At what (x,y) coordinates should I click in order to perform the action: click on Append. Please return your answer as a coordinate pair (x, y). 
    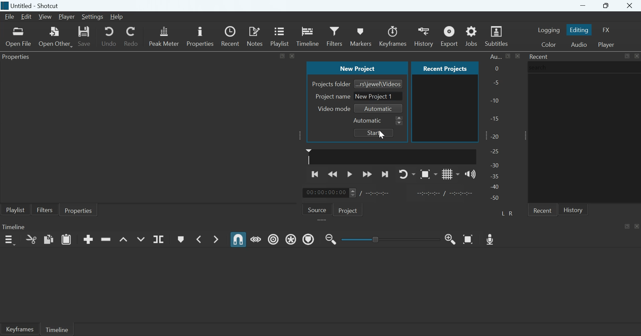
    Looking at the image, I should click on (88, 239).